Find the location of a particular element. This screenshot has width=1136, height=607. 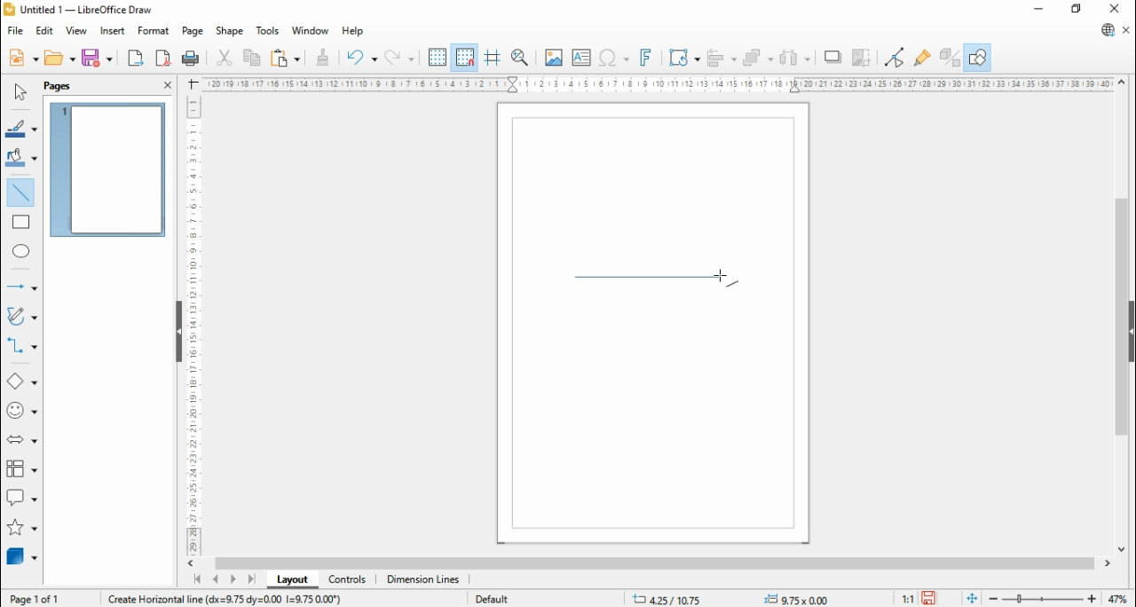

cut is located at coordinates (225, 59).